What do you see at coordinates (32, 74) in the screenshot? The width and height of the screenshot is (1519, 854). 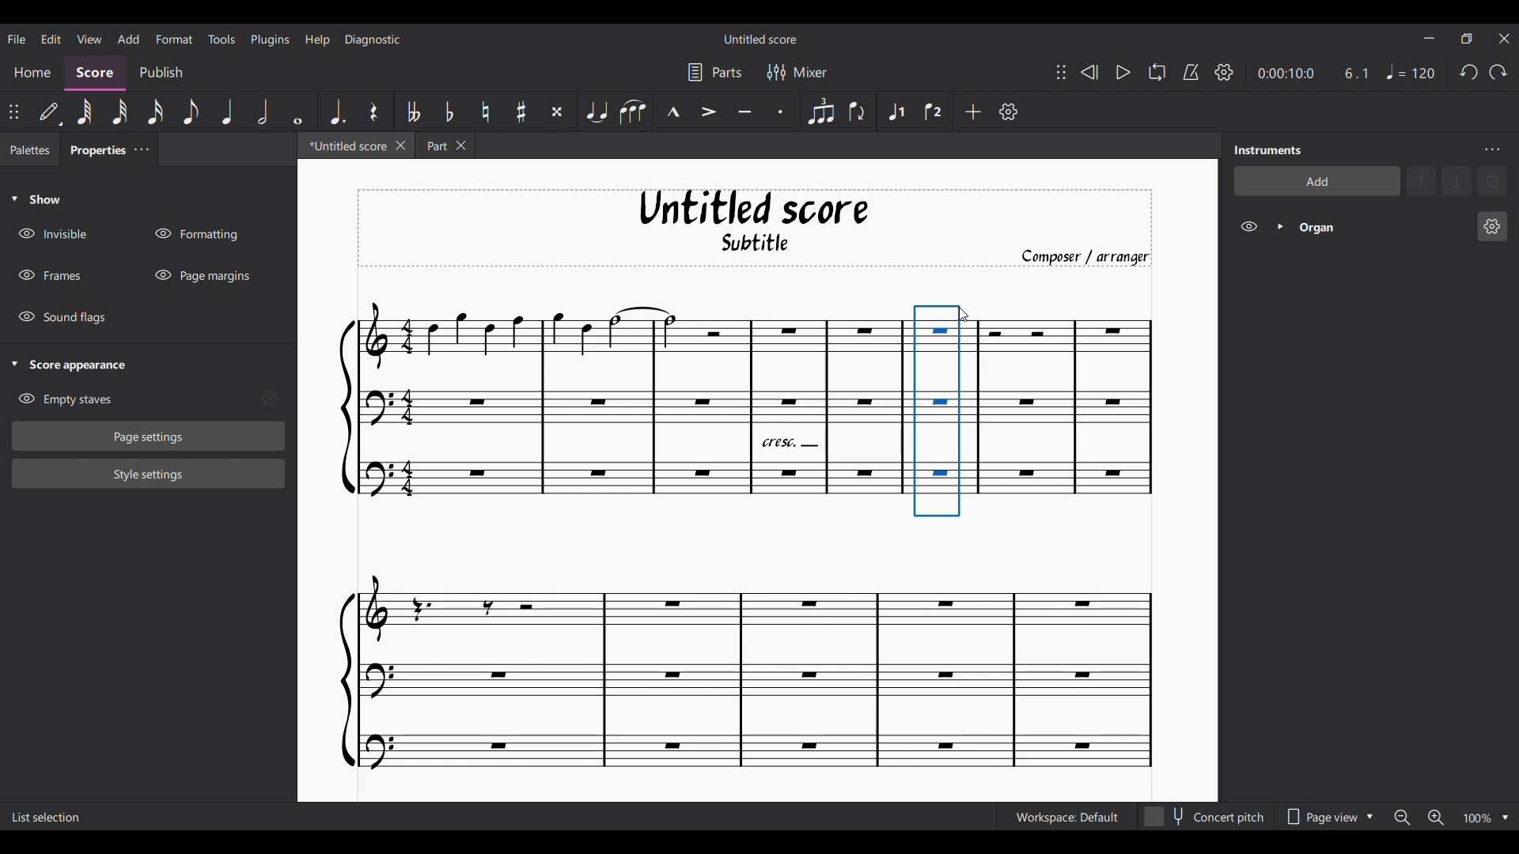 I see `Home section` at bounding box center [32, 74].